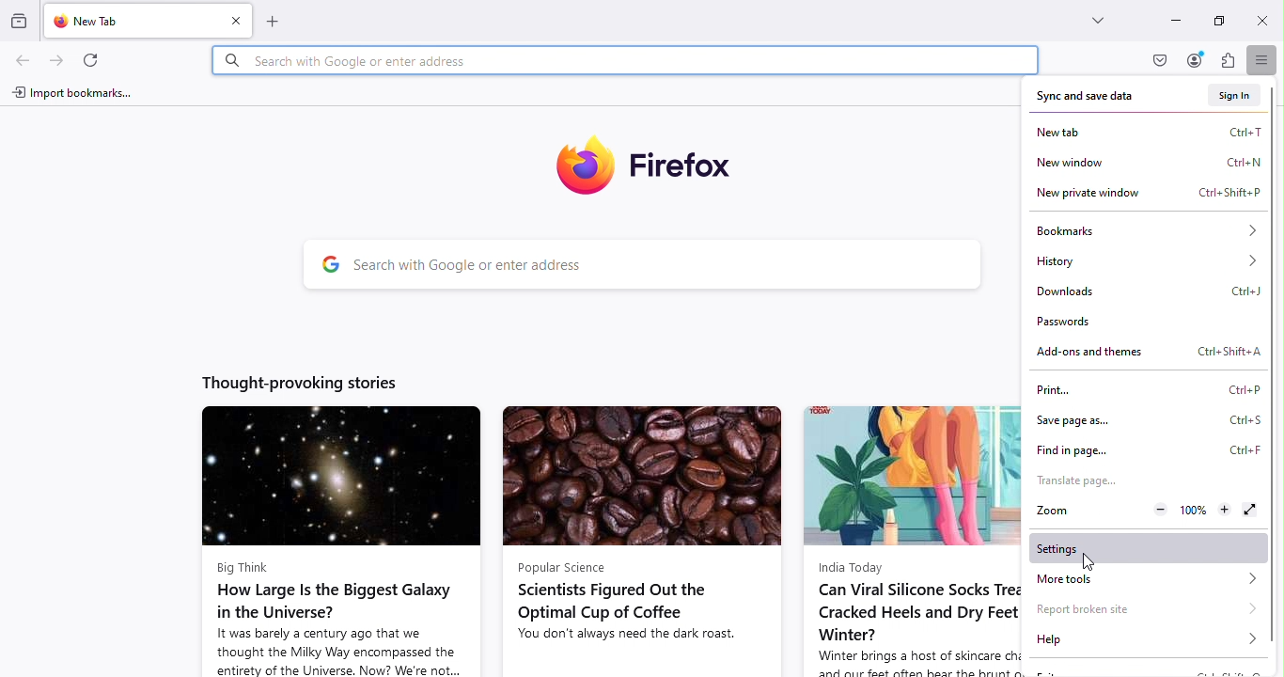 The height and width of the screenshot is (677, 1284). What do you see at coordinates (23, 61) in the screenshot?
I see `Go back one page` at bounding box center [23, 61].